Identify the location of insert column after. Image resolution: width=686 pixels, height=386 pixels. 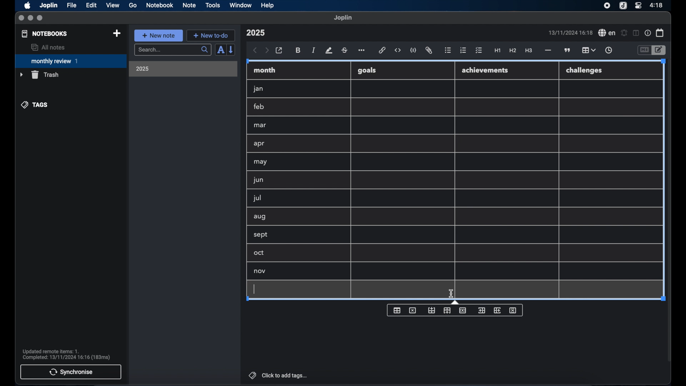
(448, 311).